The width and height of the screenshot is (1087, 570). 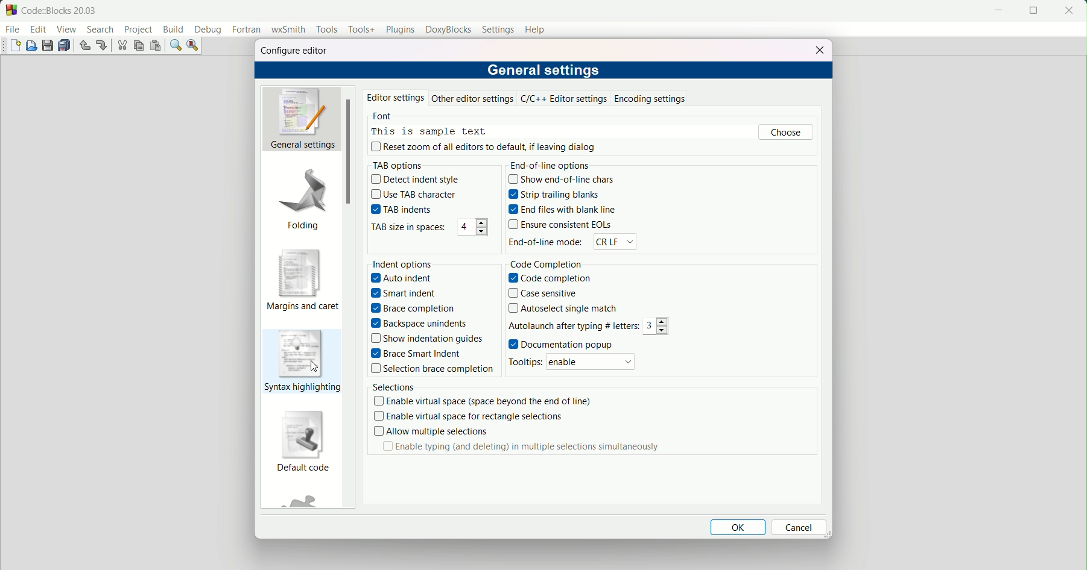 I want to click on number, so click(x=471, y=228).